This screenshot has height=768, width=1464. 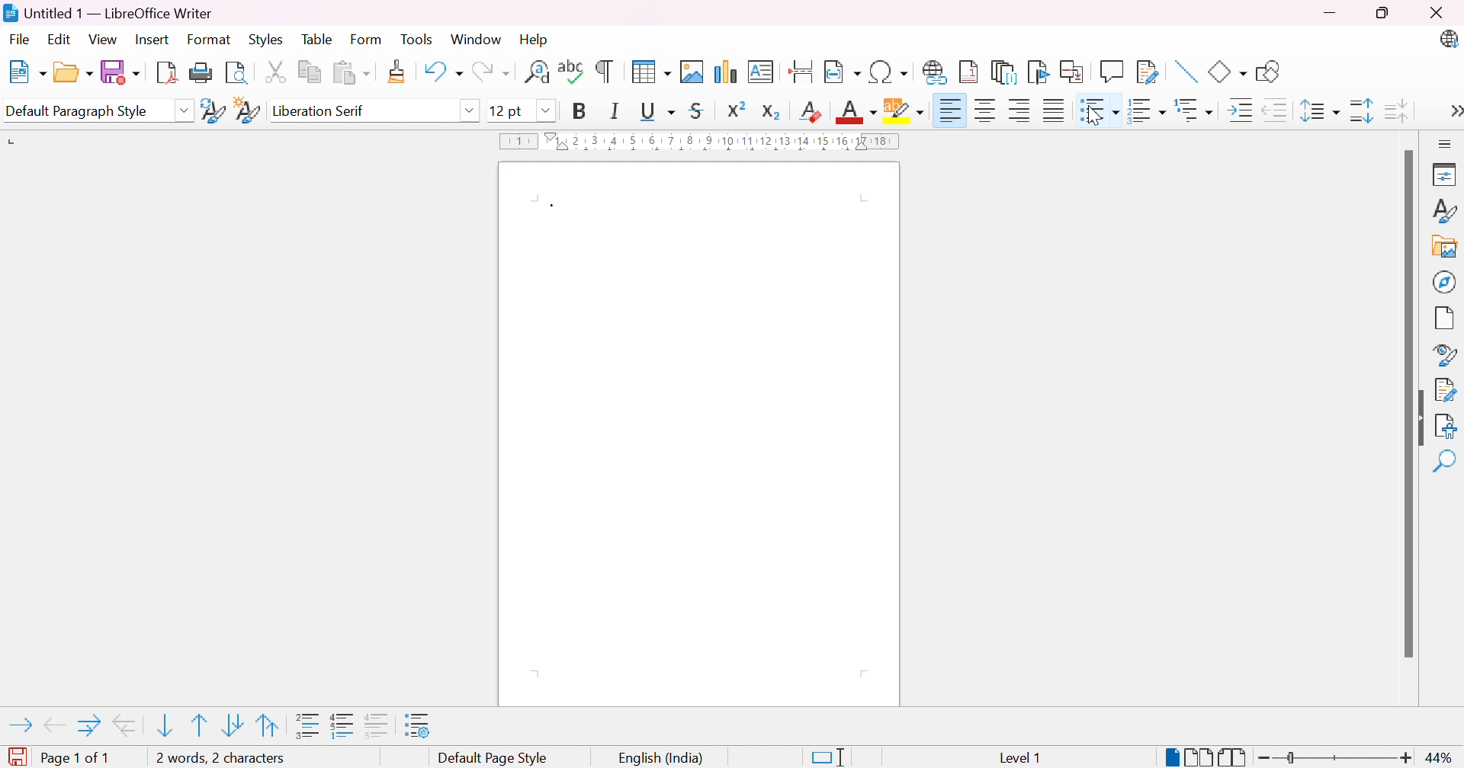 I want to click on Manage changes, so click(x=1449, y=391).